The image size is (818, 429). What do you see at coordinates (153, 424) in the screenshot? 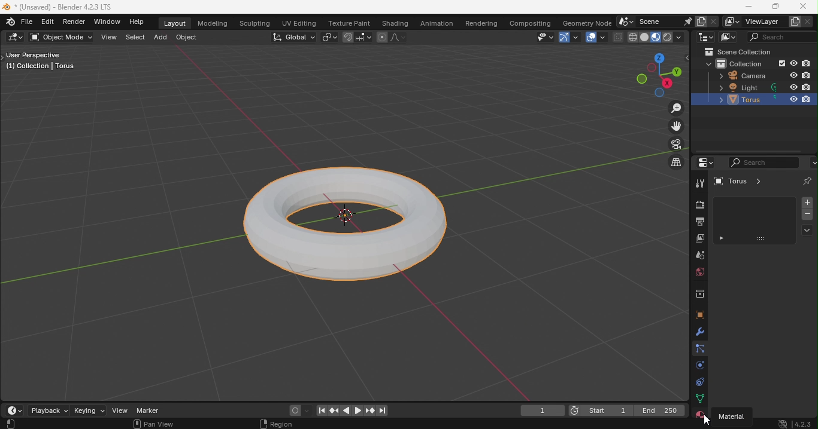
I see `Pan view` at bounding box center [153, 424].